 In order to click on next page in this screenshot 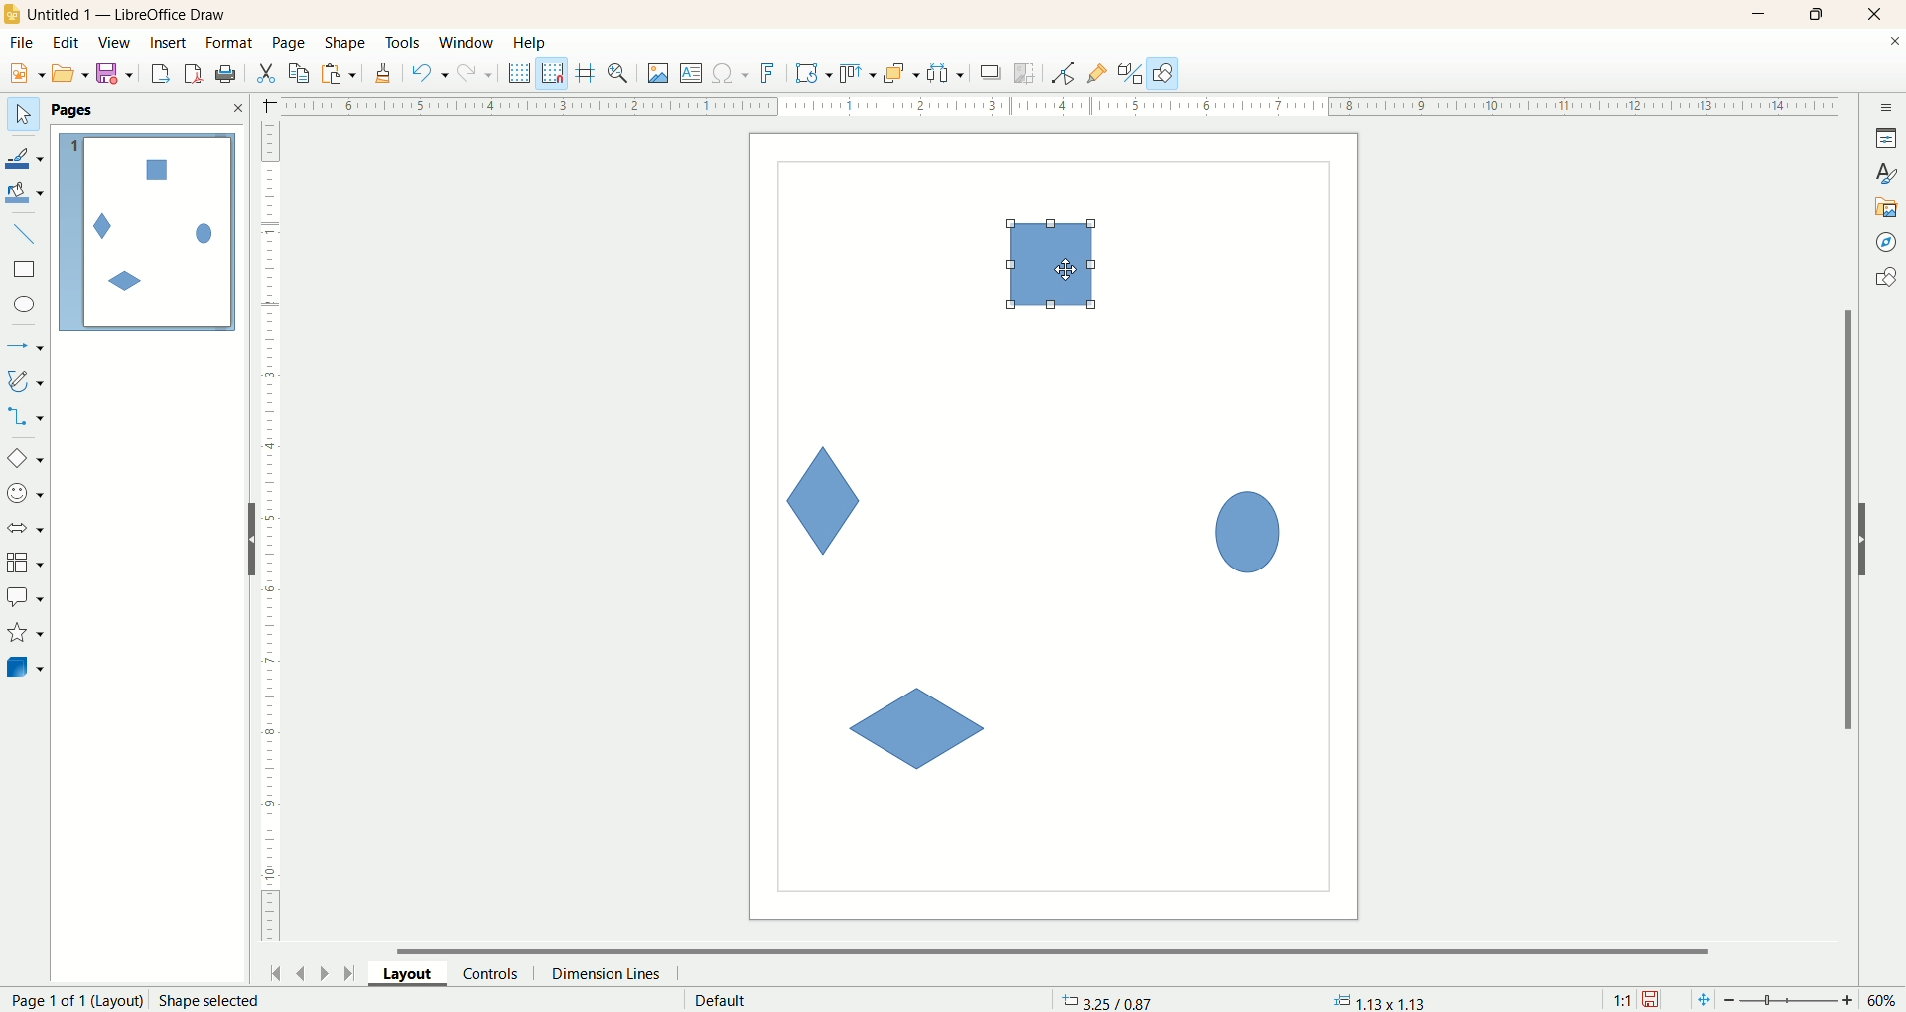, I will do `click(325, 972)`.